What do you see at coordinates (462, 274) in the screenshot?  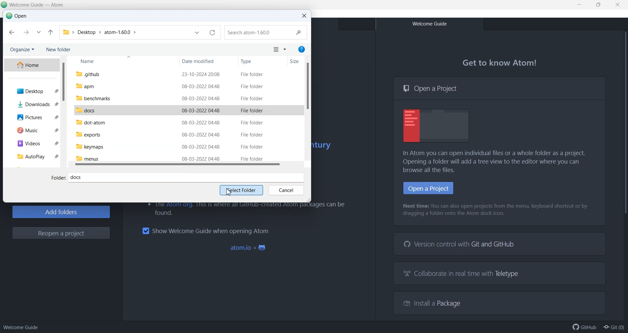 I see `Collaborate in real time with Teletype` at bounding box center [462, 274].